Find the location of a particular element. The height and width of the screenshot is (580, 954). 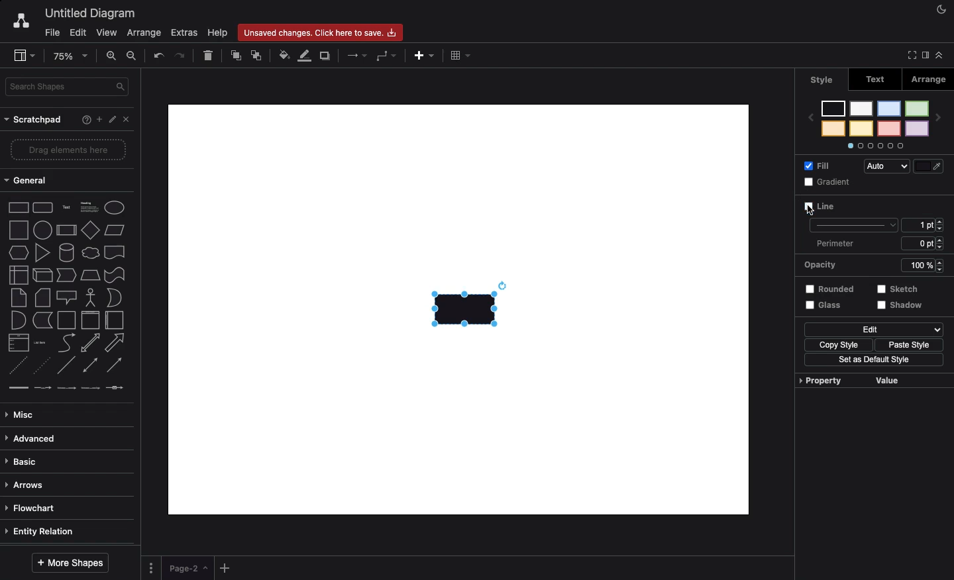

Redo is located at coordinates (182, 58).